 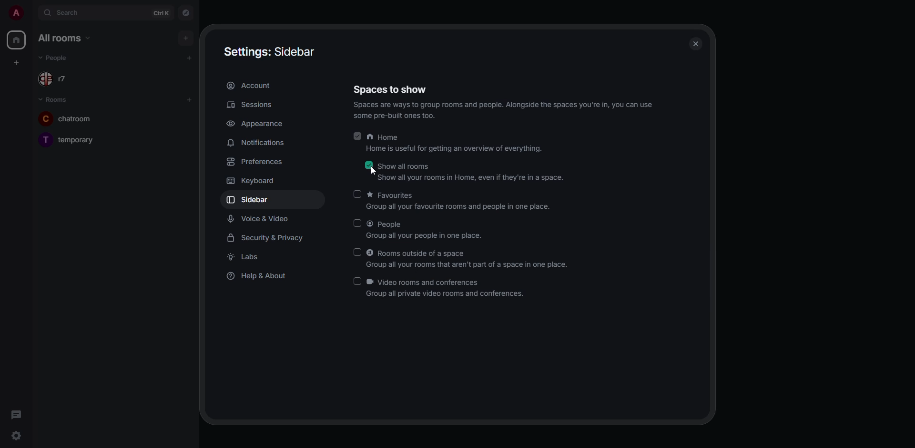 What do you see at coordinates (58, 80) in the screenshot?
I see `r7` at bounding box center [58, 80].